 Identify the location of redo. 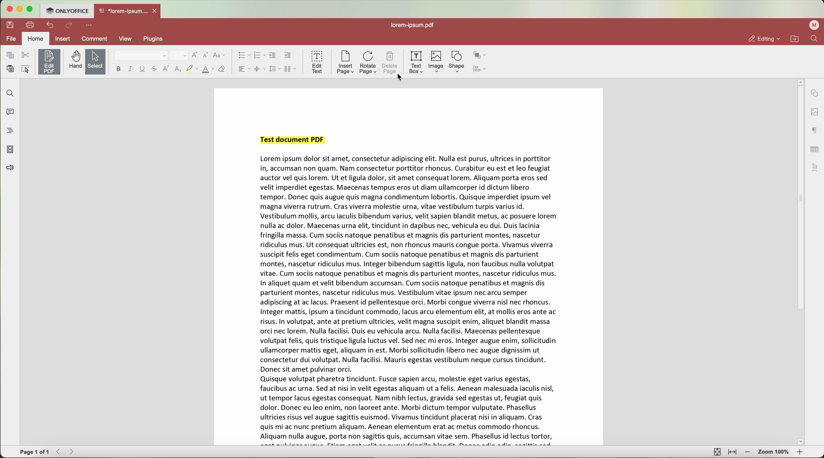
(69, 26).